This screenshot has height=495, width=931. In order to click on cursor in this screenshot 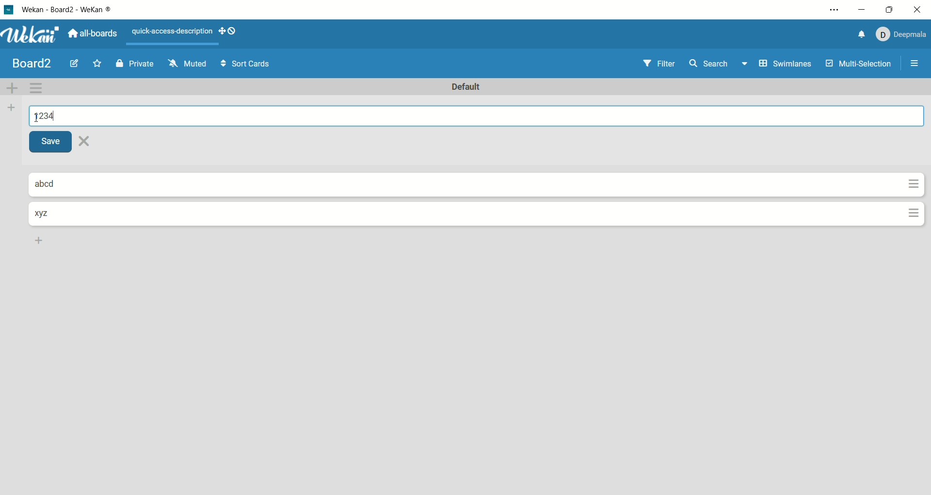, I will do `click(37, 122)`.